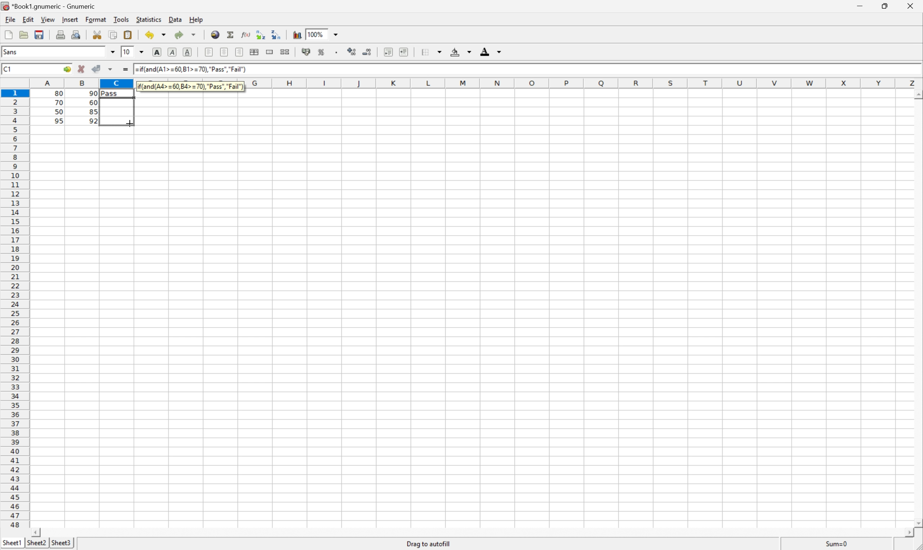 The image size is (923, 550). Describe the element at coordinates (93, 102) in the screenshot. I see `60` at that location.